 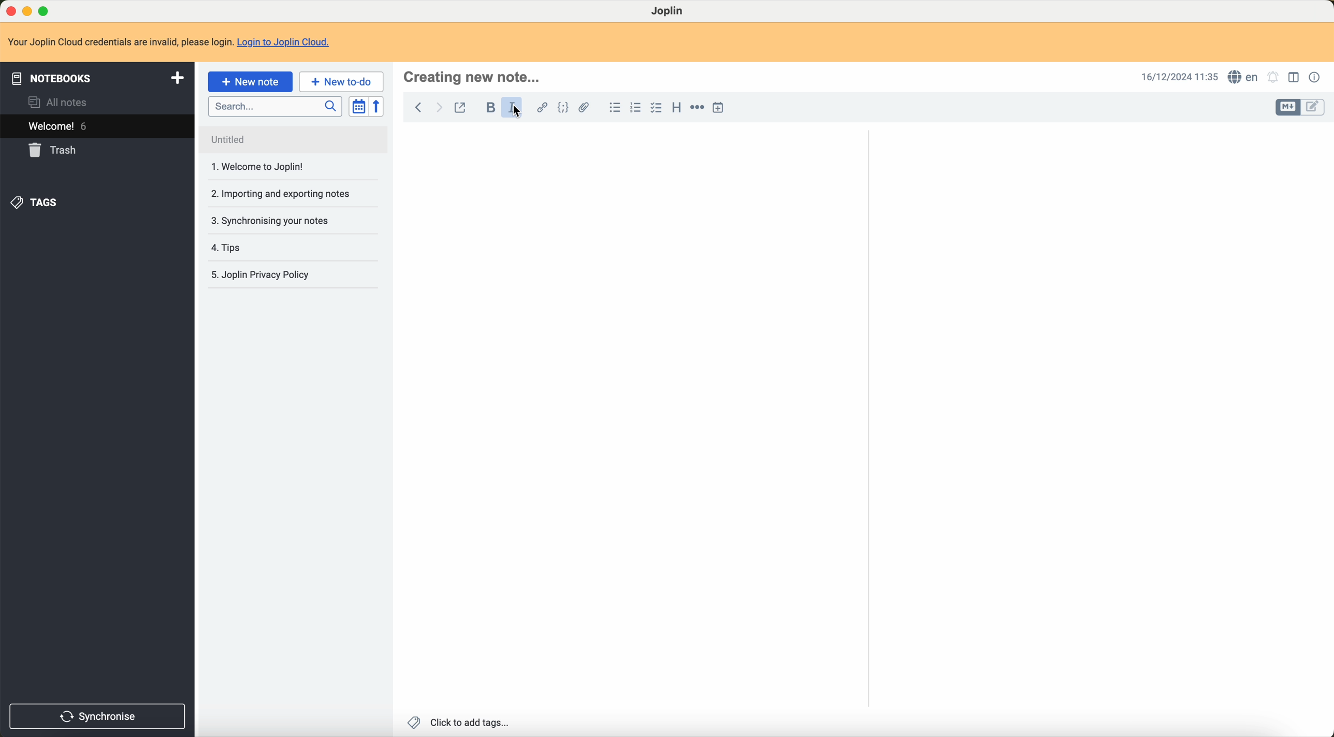 What do you see at coordinates (280, 194) in the screenshot?
I see `2.importing and exporting notes` at bounding box center [280, 194].